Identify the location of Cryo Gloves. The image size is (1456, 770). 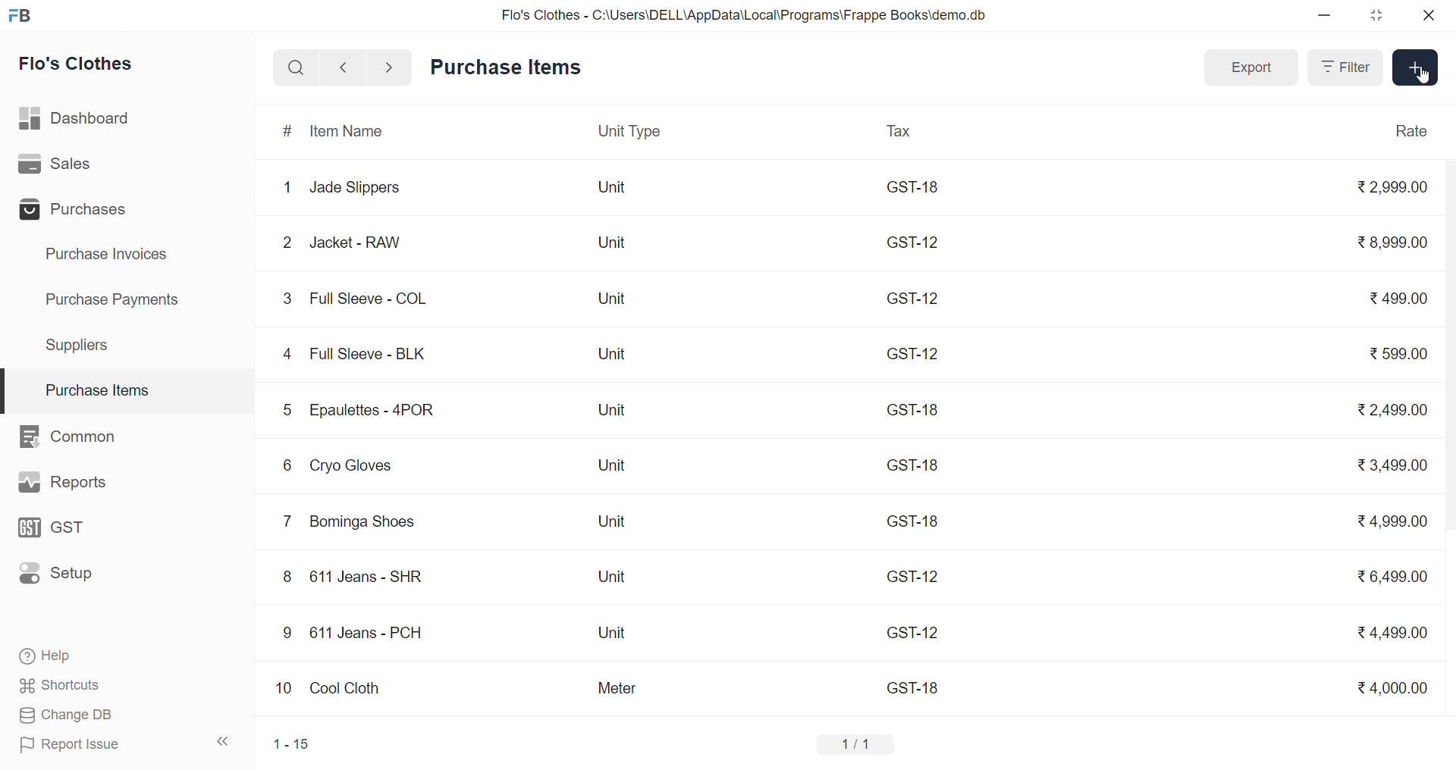
(355, 468).